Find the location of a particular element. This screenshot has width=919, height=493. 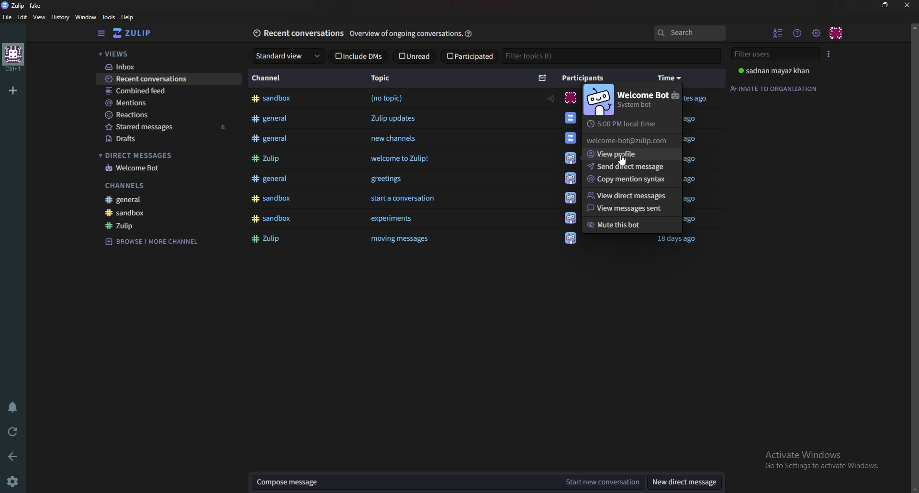

Recent conversations is located at coordinates (170, 79).